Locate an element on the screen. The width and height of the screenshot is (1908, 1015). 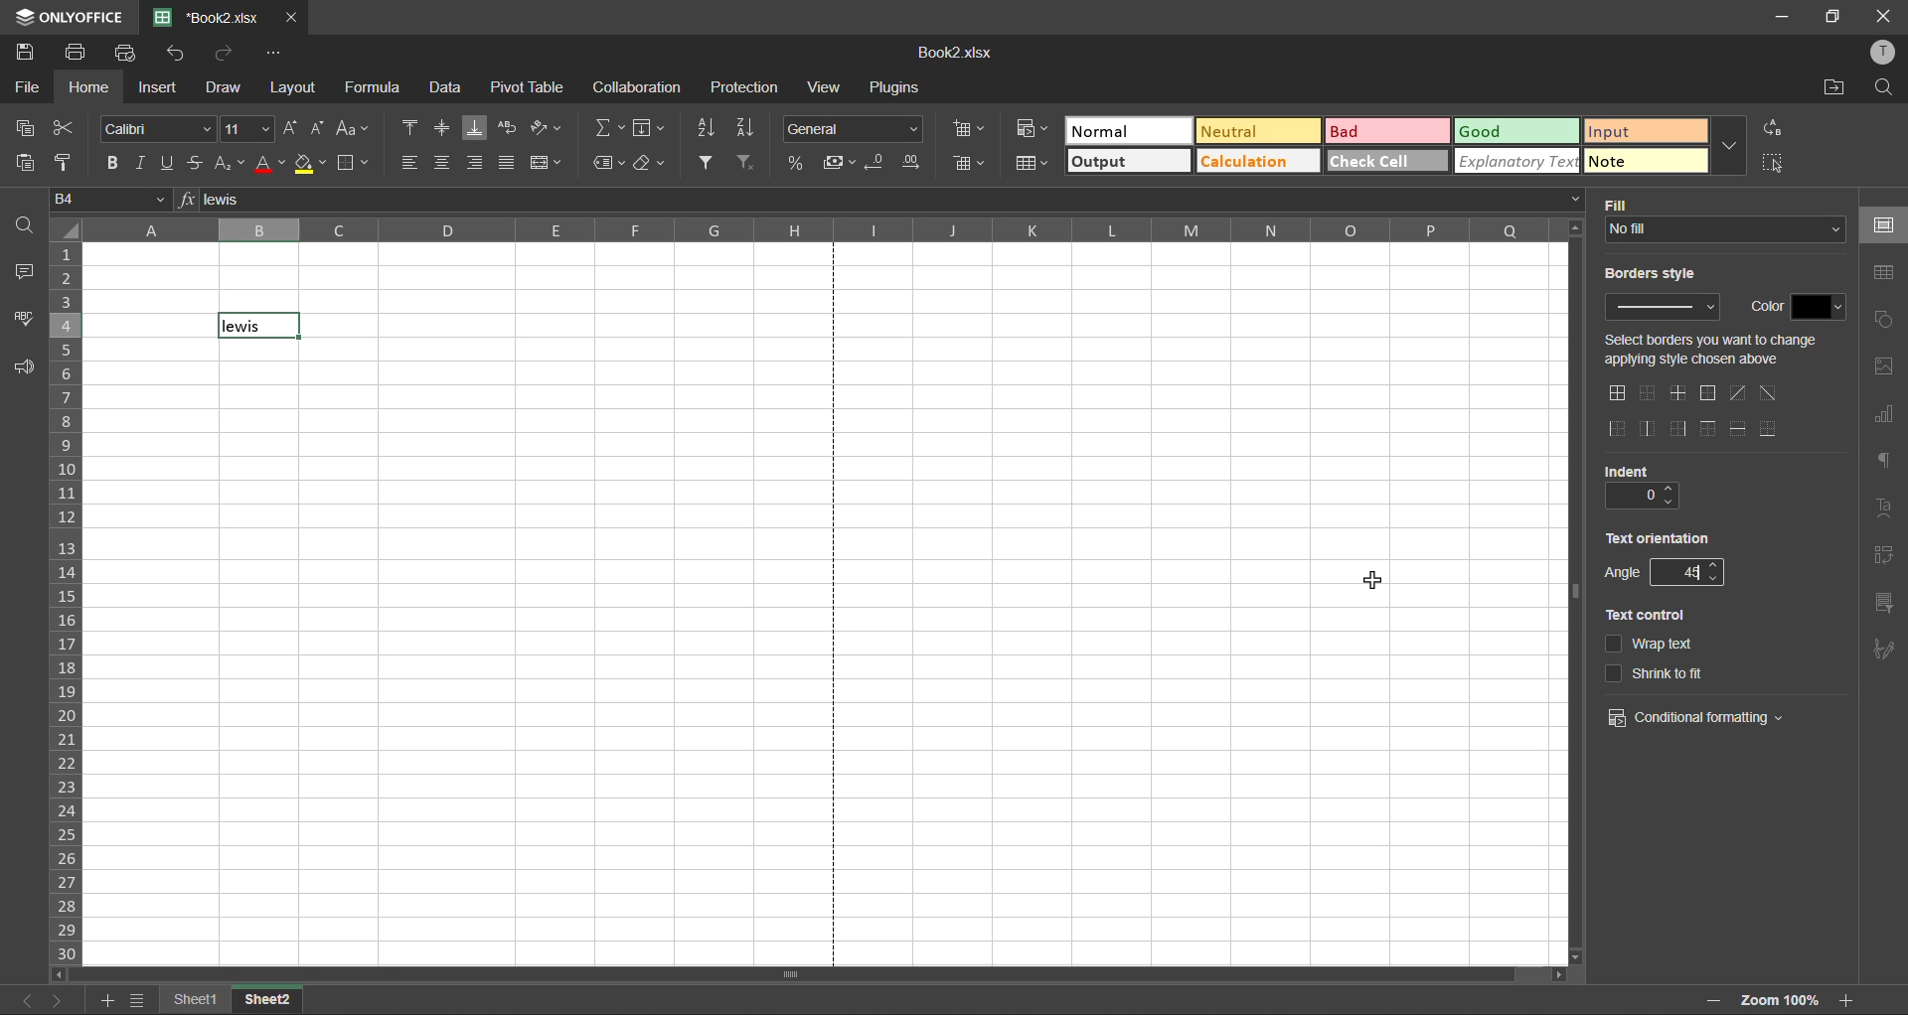
comments is located at coordinates (28, 275).